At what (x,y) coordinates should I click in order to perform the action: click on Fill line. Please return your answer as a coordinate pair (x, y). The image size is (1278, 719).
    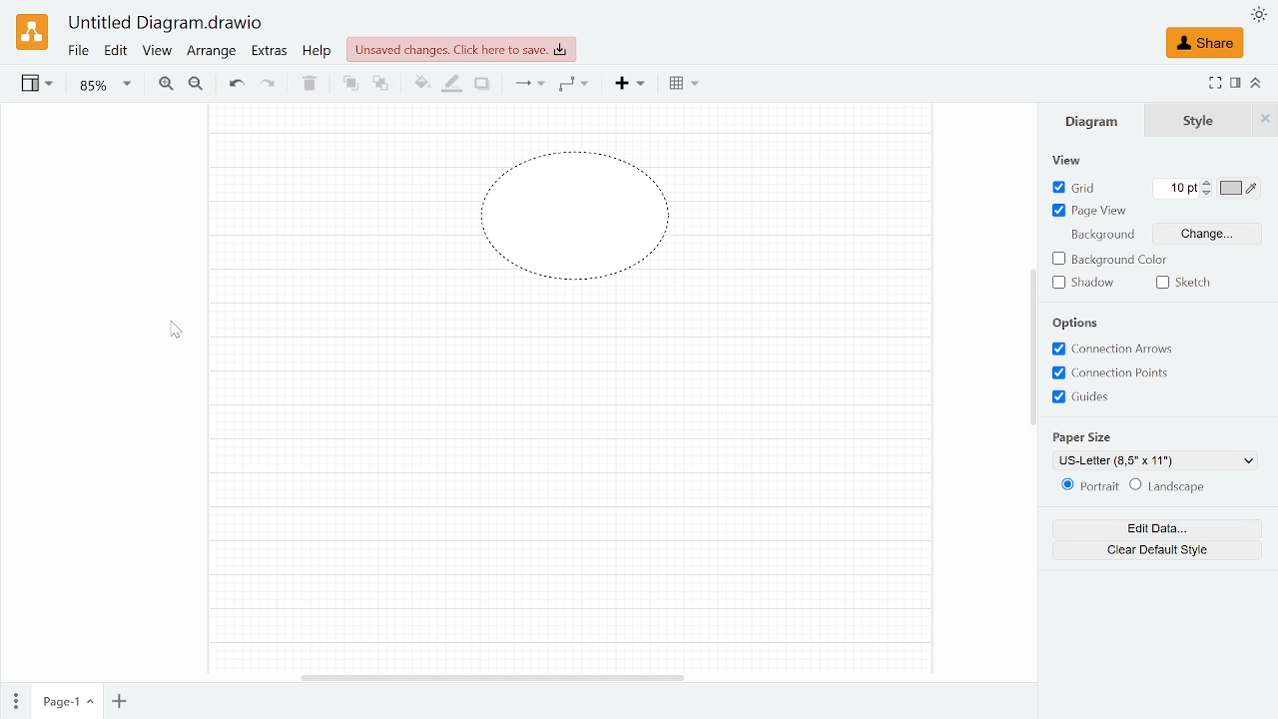
    Looking at the image, I should click on (449, 85).